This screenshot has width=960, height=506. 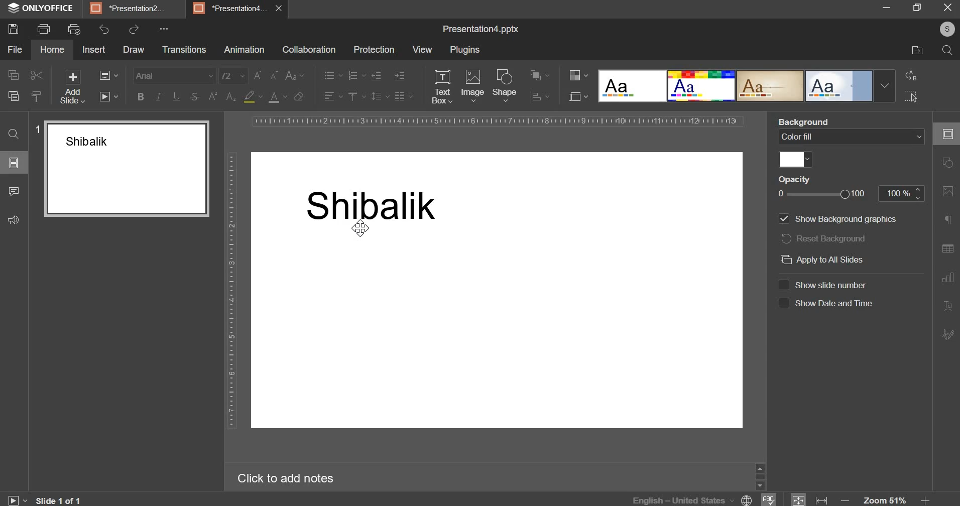 I want to click on fill color, so click(x=253, y=96).